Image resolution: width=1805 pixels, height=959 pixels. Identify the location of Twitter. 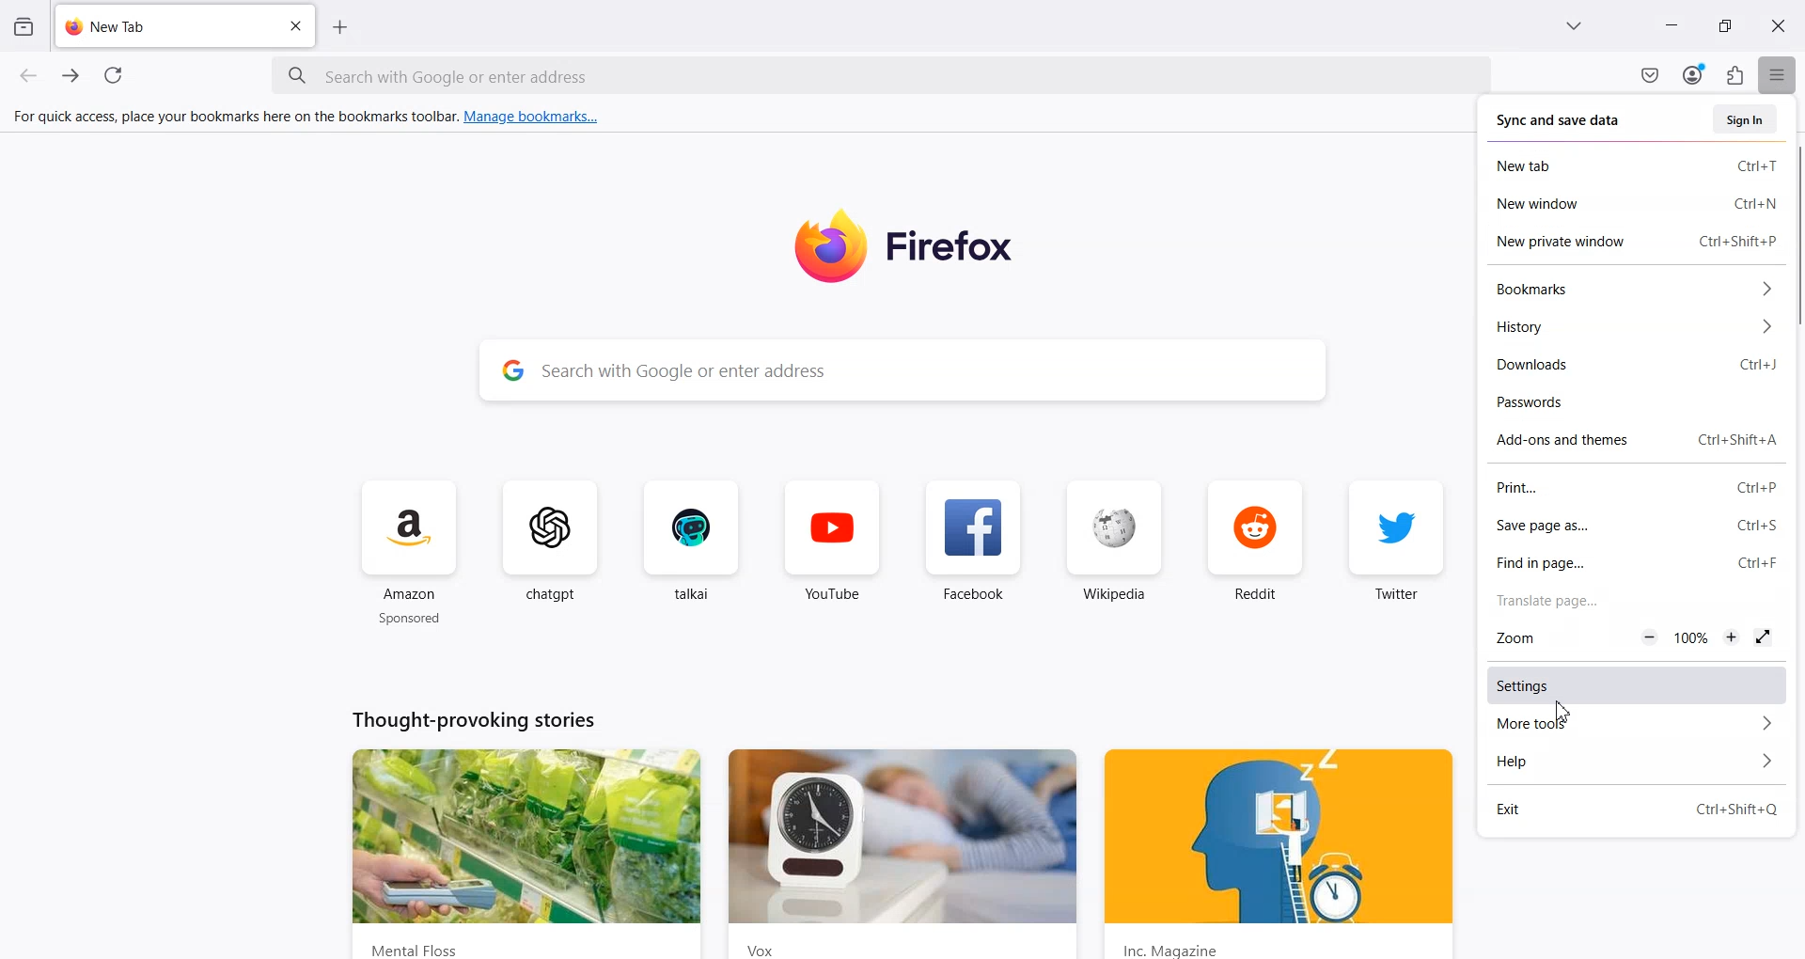
(1398, 552).